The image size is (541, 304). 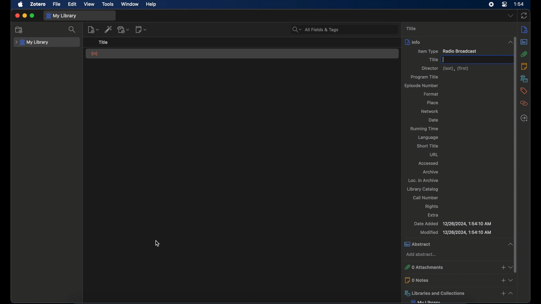 I want to click on title, so click(x=412, y=29).